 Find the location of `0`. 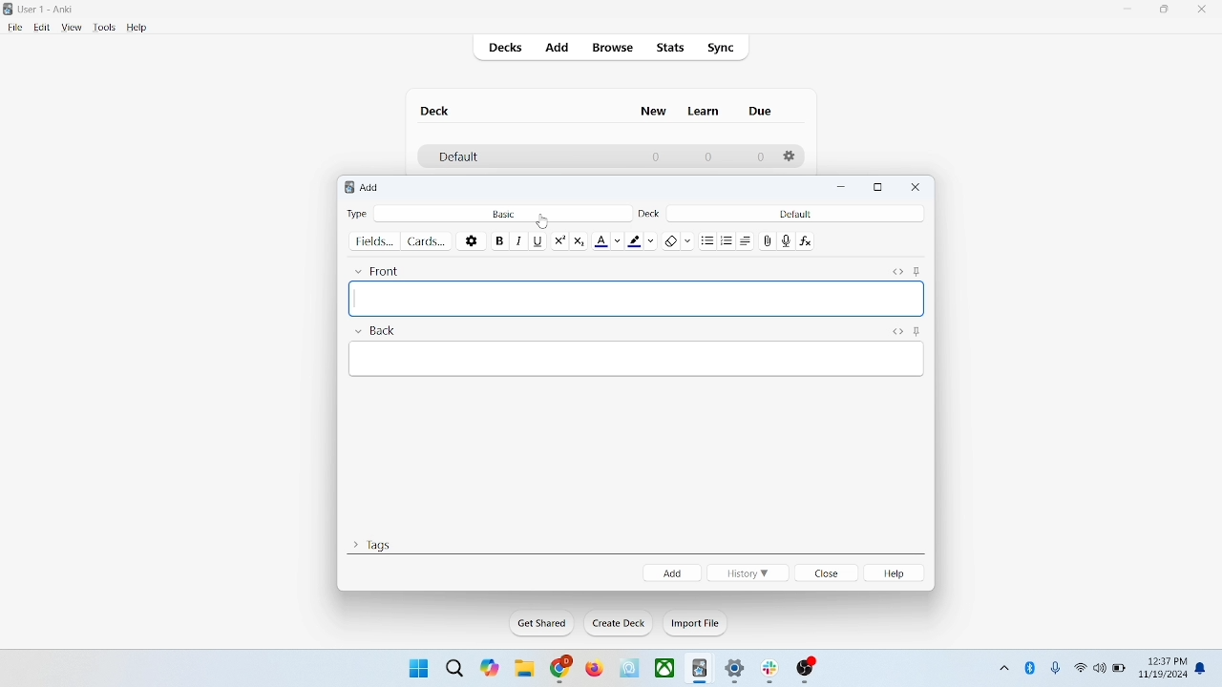

0 is located at coordinates (657, 156).